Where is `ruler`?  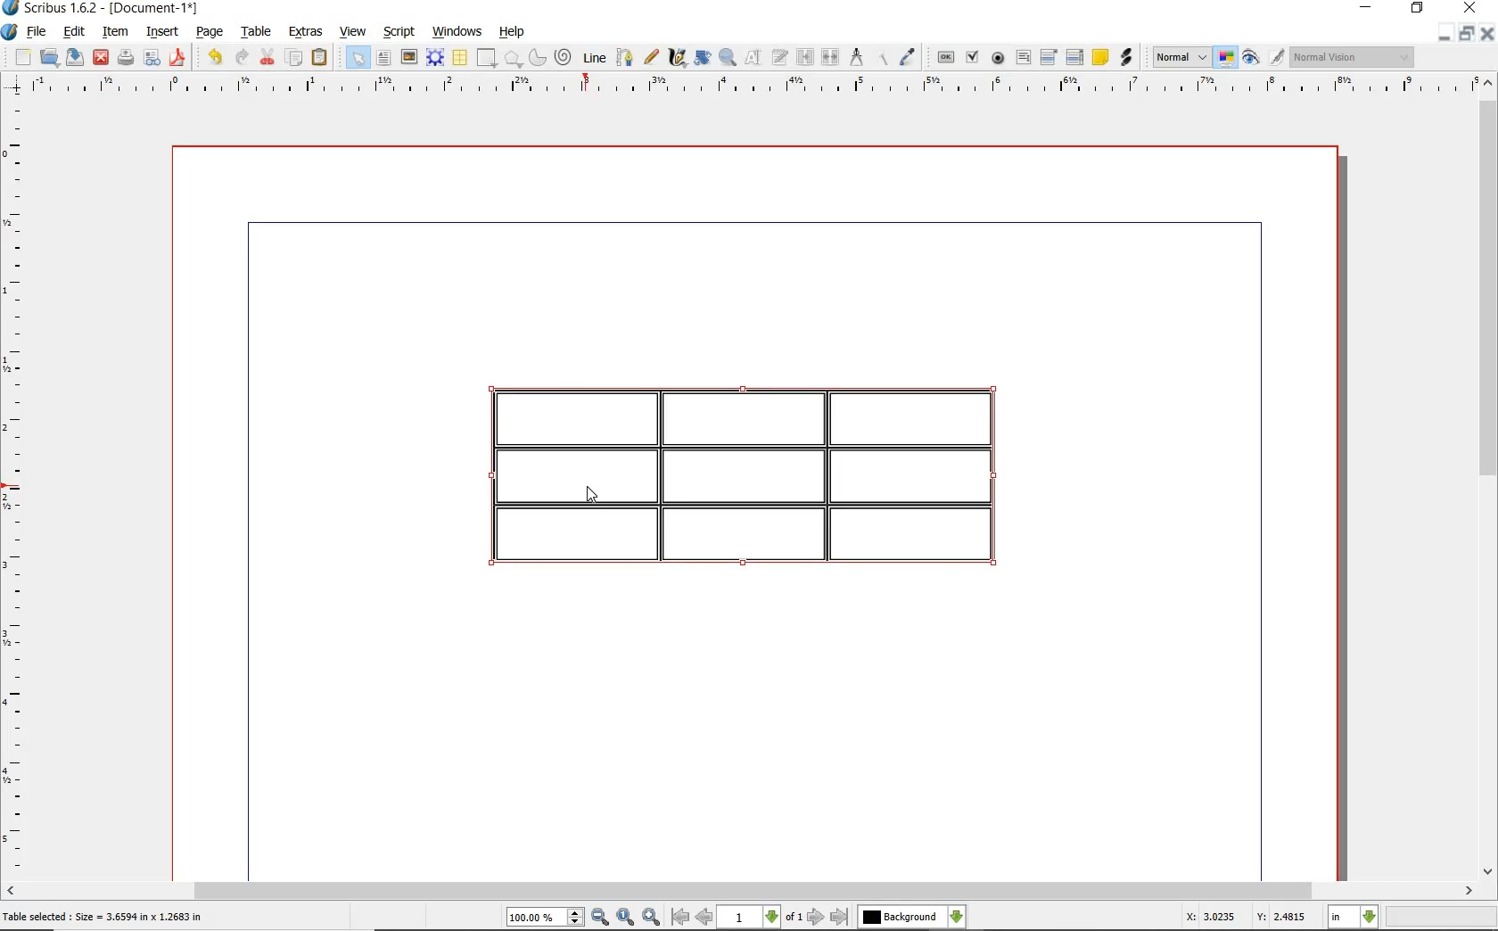
ruler is located at coordinates (18, 487).